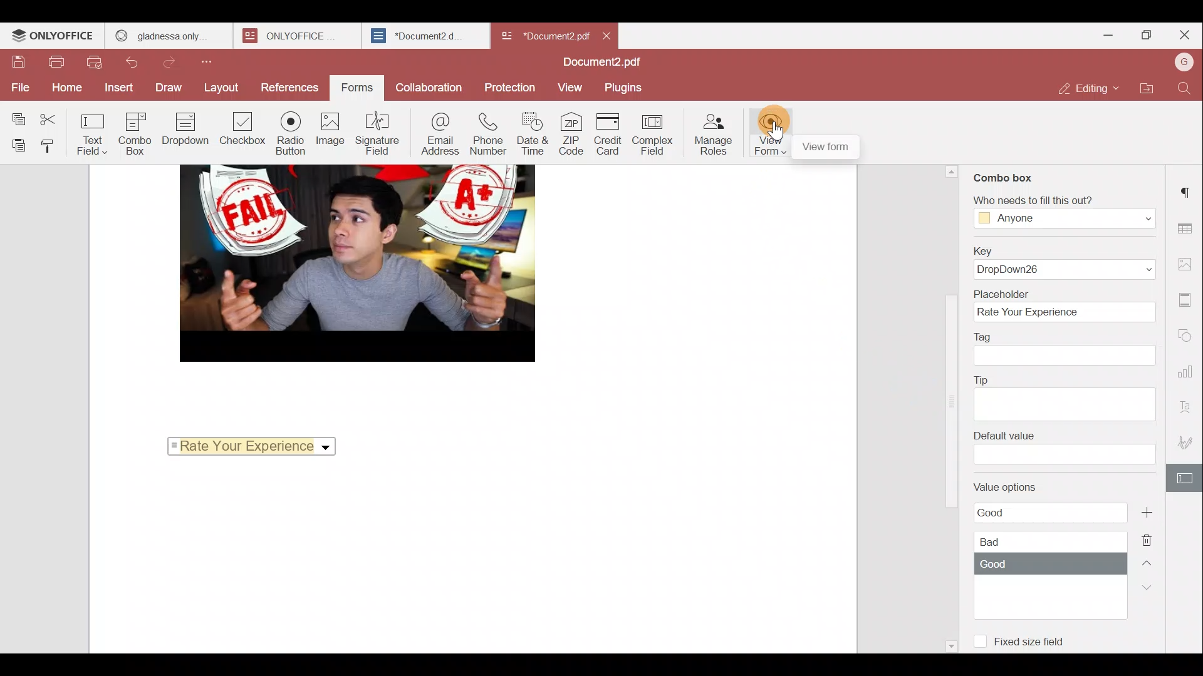 The image size is (1203, 676). Describe the element at coordinates (1004, 175) in the screenshot. I see `Combo box` at that location.